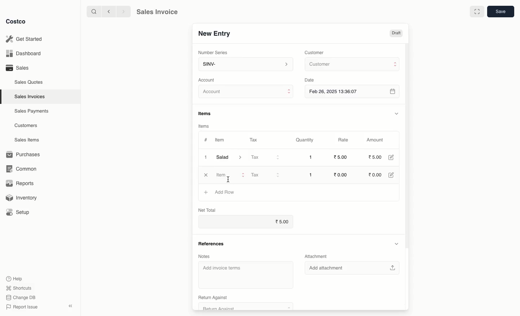 This screenshot has height=316, width=520. Describe the element at coordinates (18, 288) in the screenshot. I see `Shortcuts` at that location.